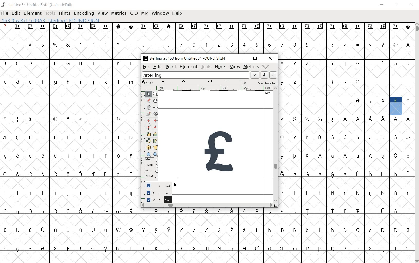 The height and width of the screenshot is (263, 419). What do you see at coordinates (346, 212) in the screenshot?
I see `Symbol` at bounding box center [346, 212].